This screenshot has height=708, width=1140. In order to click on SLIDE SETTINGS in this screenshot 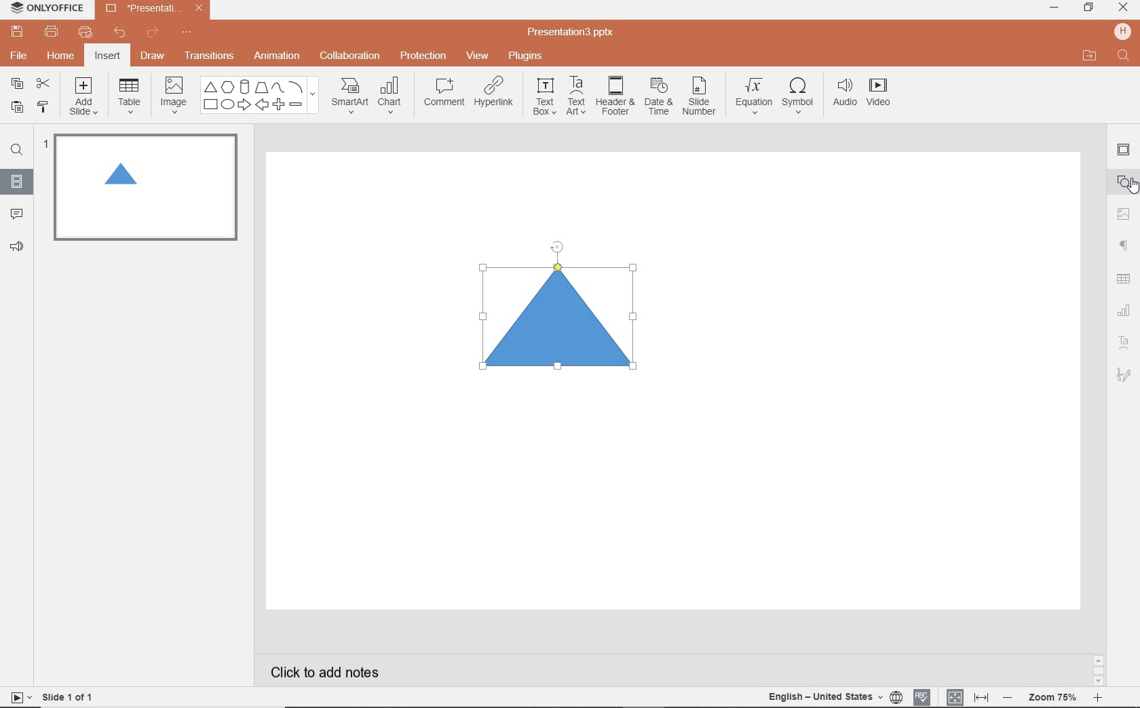, I will do `click(1124, 151)`.